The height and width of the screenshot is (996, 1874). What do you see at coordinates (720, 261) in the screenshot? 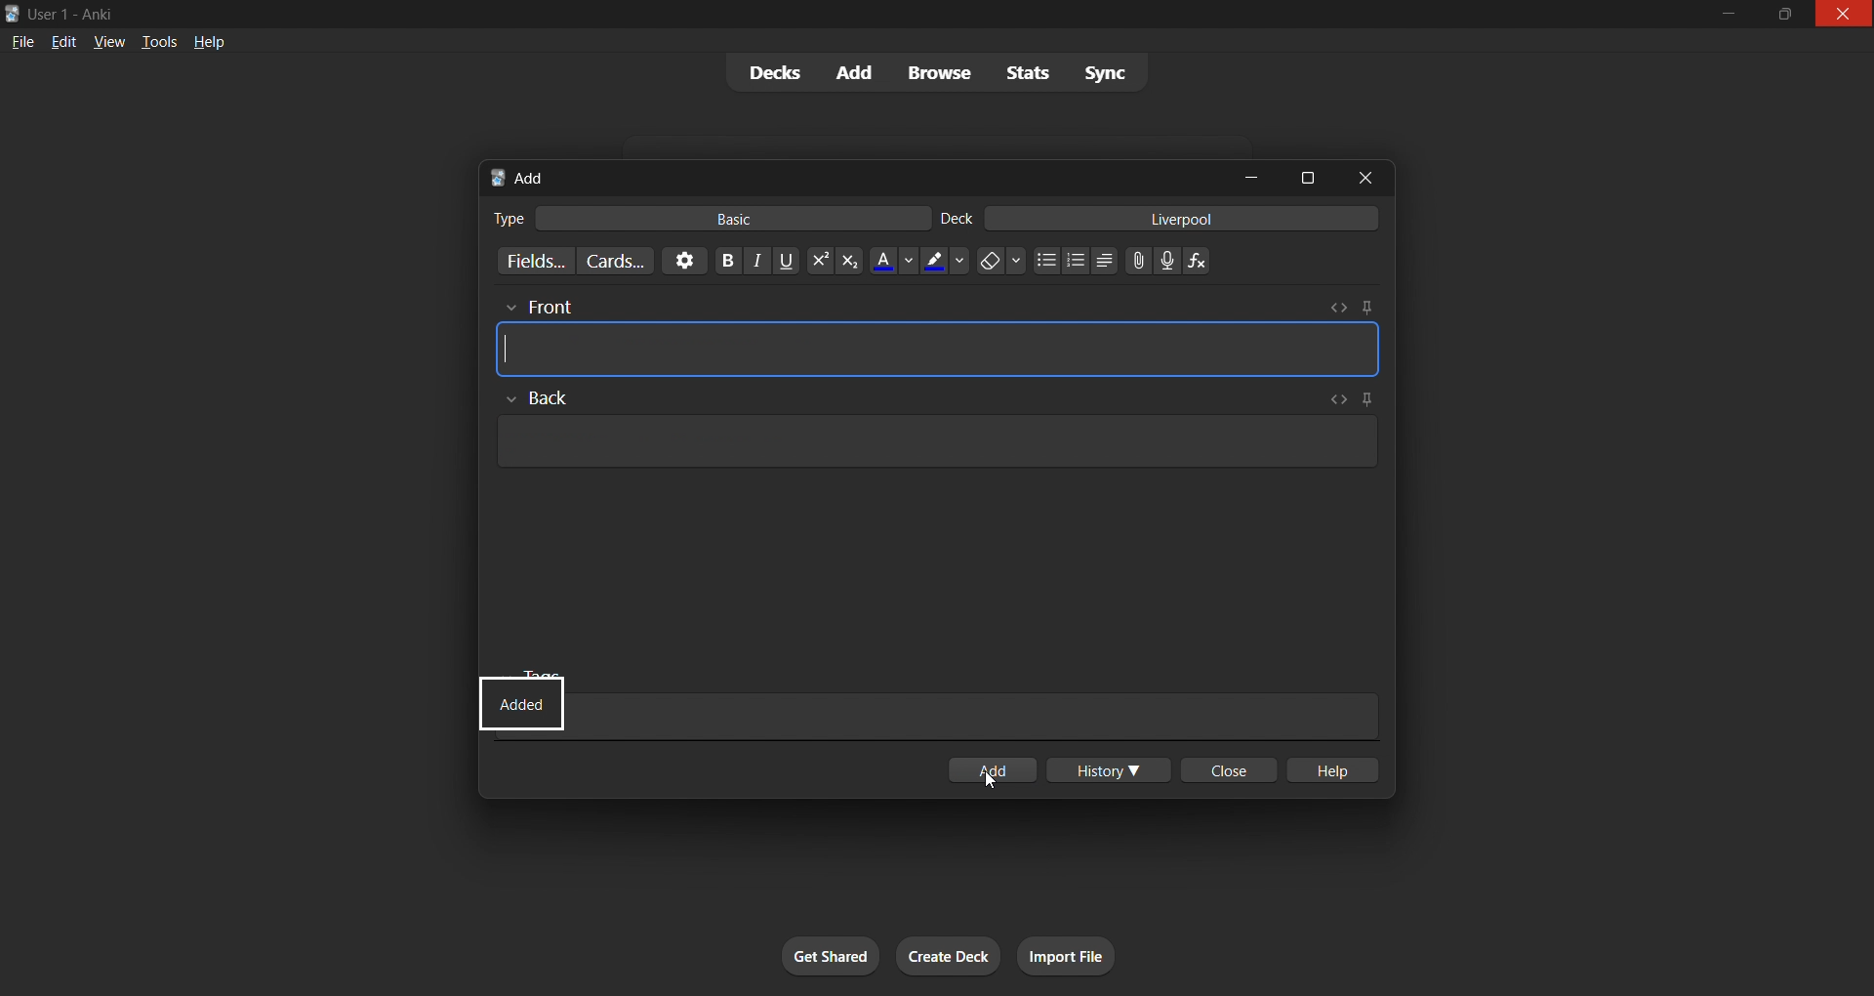
I see `bold` at bounding box center [720, 261].